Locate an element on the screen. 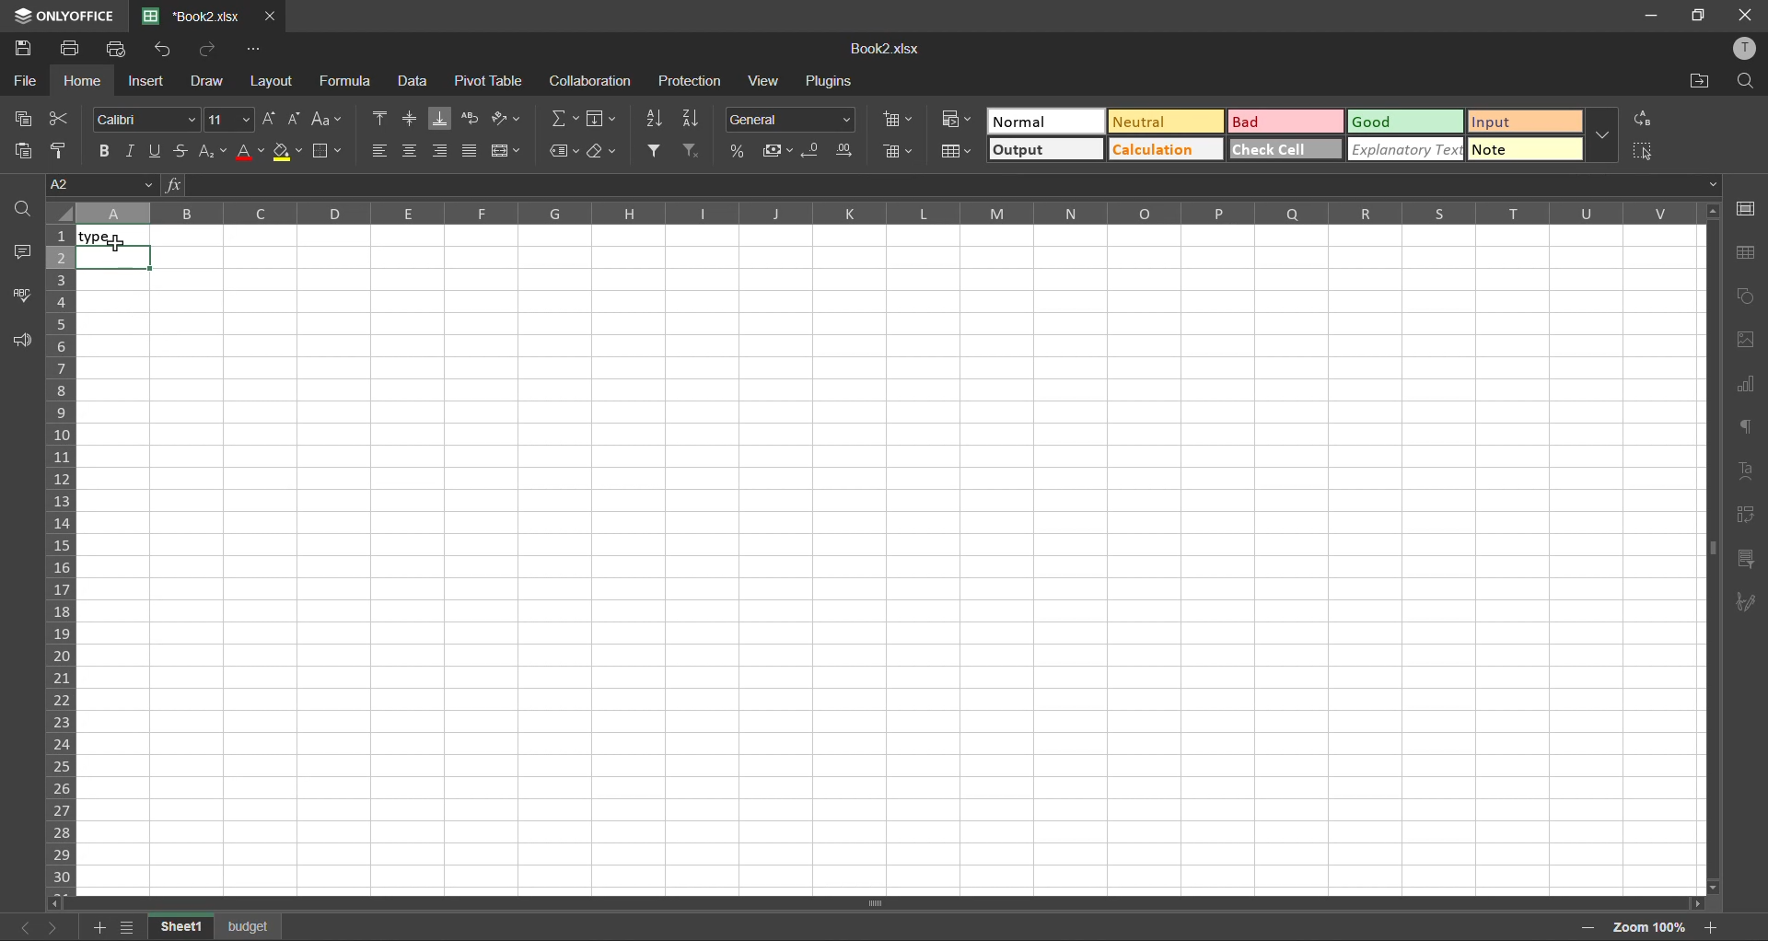 The width and height of the screenshot is (1768, 941). Book2.xlsx is located at coordinates (194, 17).